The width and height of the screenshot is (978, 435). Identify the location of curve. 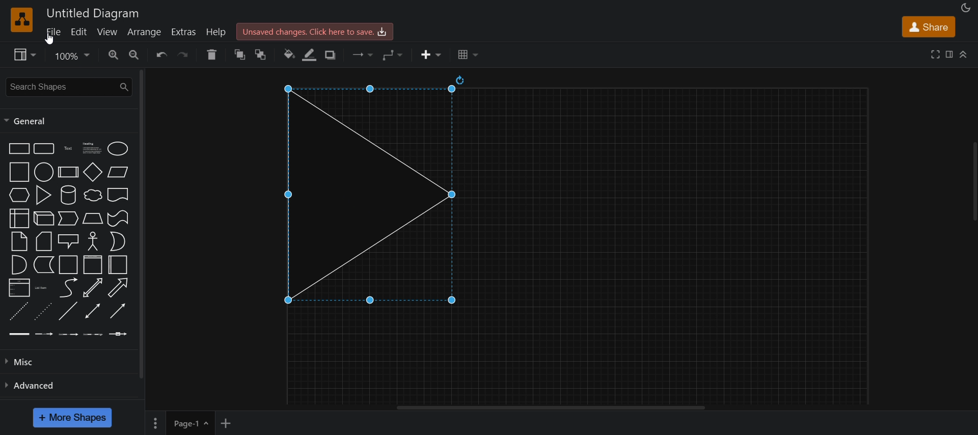
(66, 287).